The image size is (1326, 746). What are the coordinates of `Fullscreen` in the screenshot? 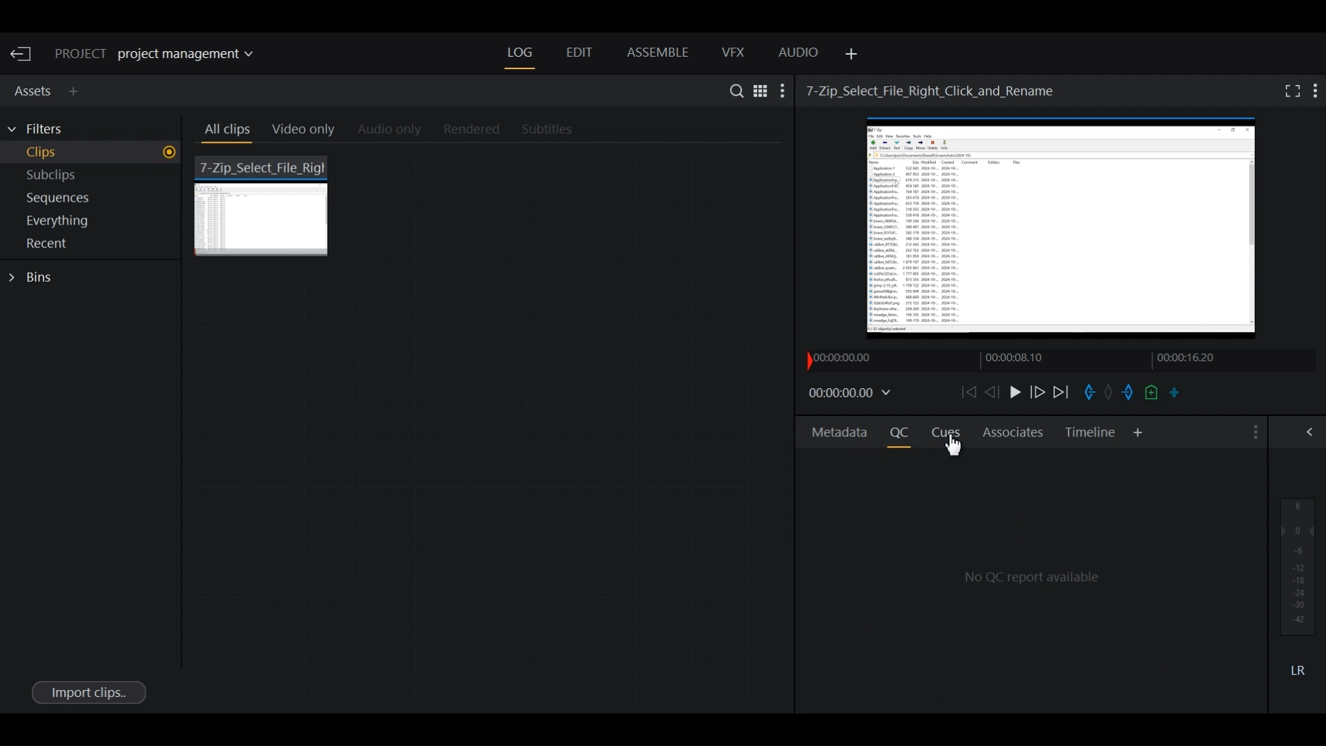 It's located at (1289, 90).